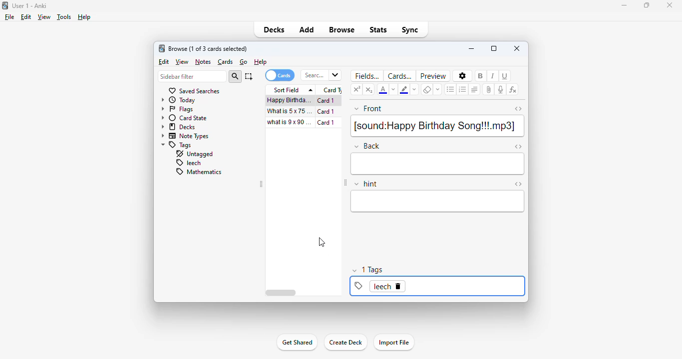 The image size is (682, 359). What do you see at coordinates (192, 77) in the screenshot?
I see `sidebar filter` at bounding box center [192, 77].